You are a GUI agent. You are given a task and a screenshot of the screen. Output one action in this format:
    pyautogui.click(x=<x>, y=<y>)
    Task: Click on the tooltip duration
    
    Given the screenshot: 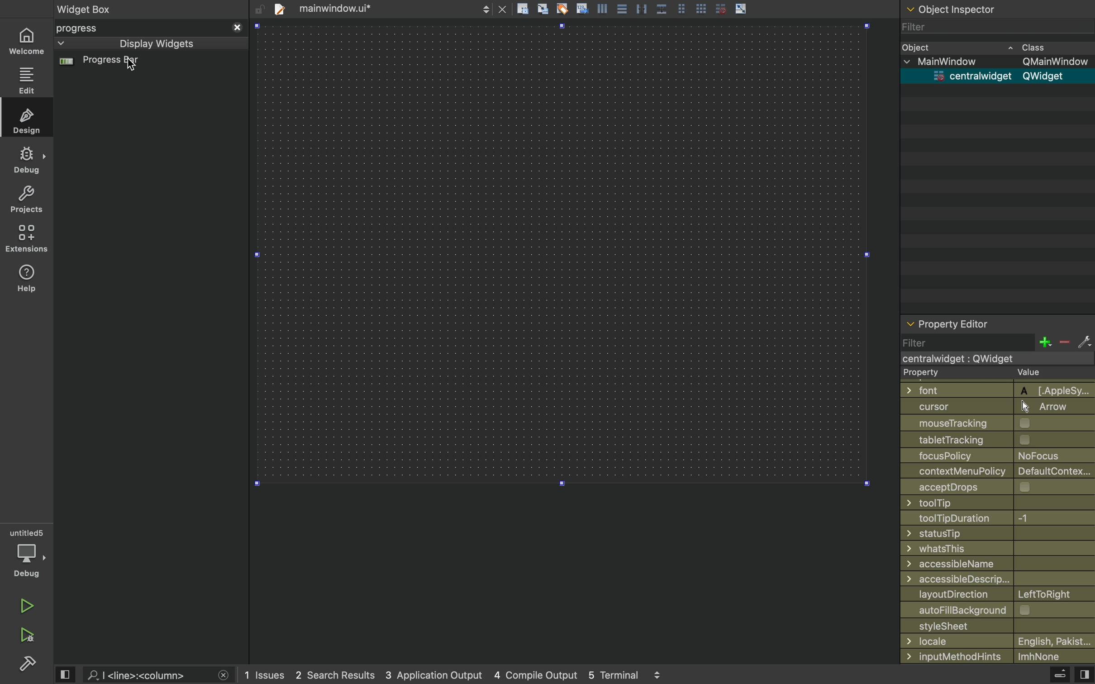 What is the action you would take?
    pyautogui.click(x=985, y=518)
    